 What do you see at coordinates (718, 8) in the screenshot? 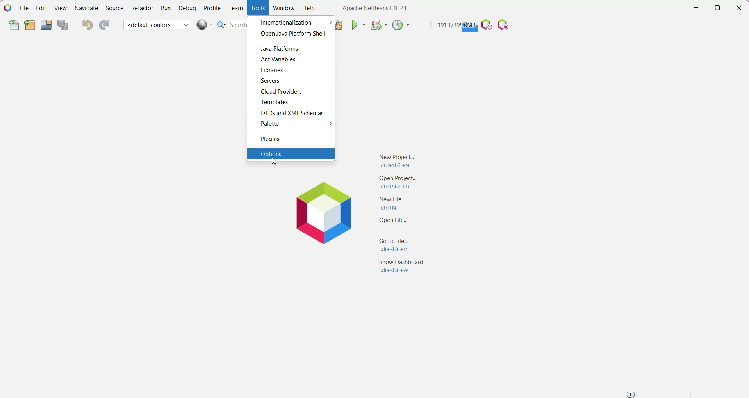
I see `Restore Down` at bounding box center [718, 8].